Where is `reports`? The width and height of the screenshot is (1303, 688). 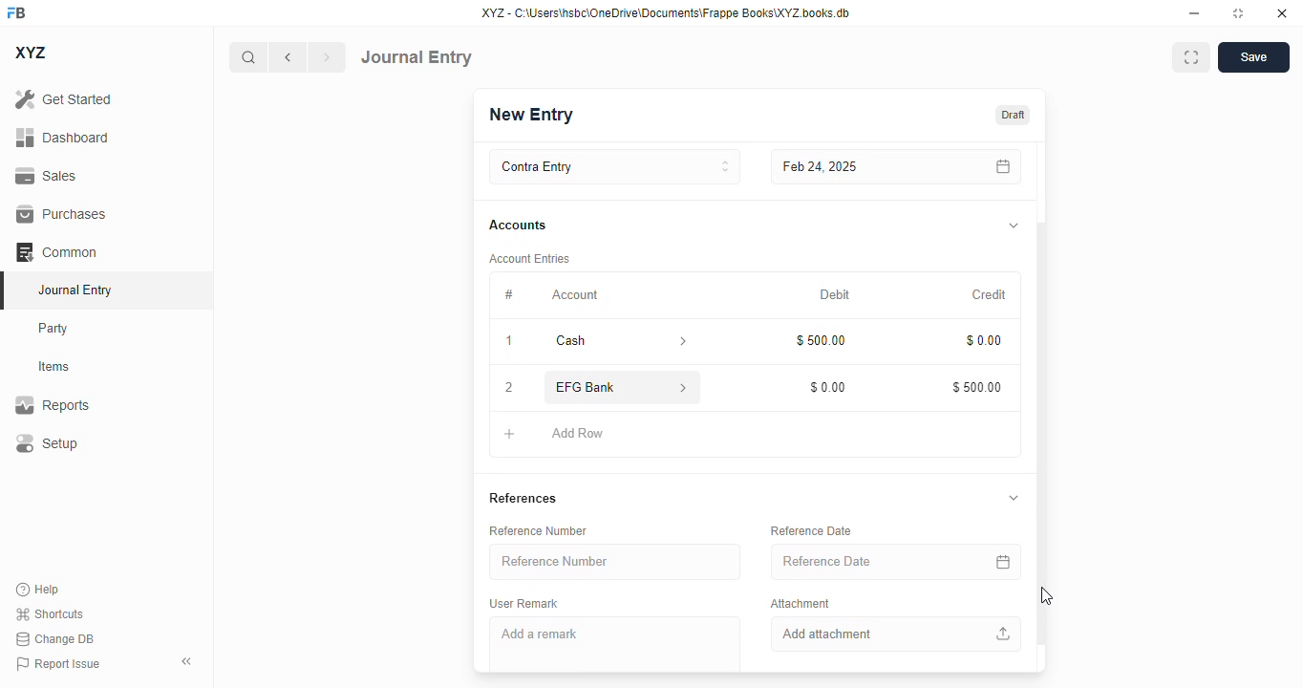 reports is located at coordinates (53, 404).